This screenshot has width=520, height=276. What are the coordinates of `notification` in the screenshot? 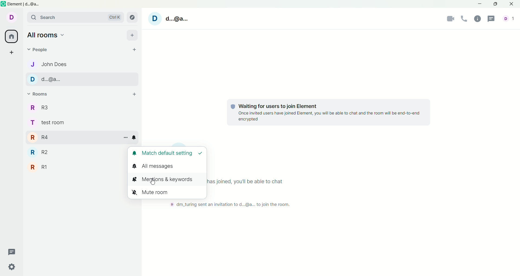 It's located at (134, 139).